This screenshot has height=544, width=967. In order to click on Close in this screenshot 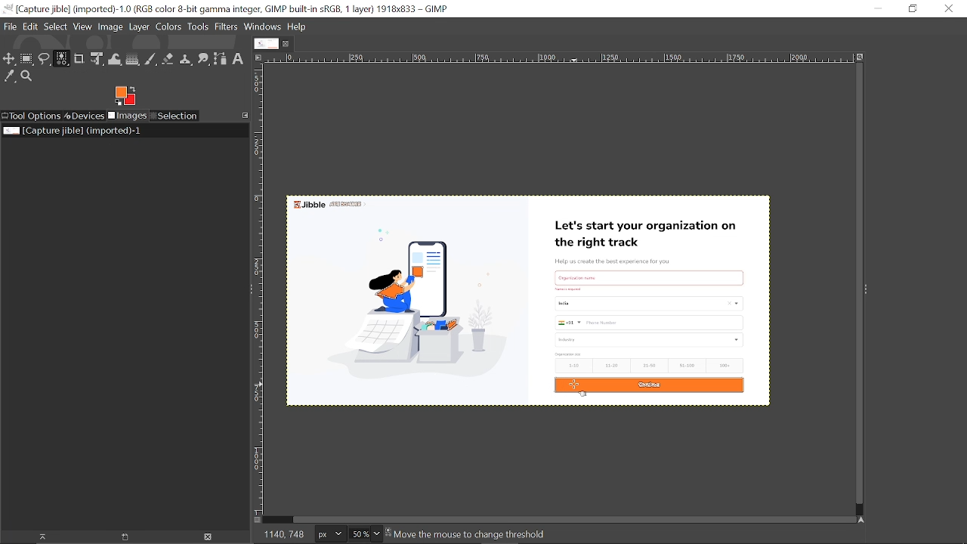, I will do `click(948, 9)`.